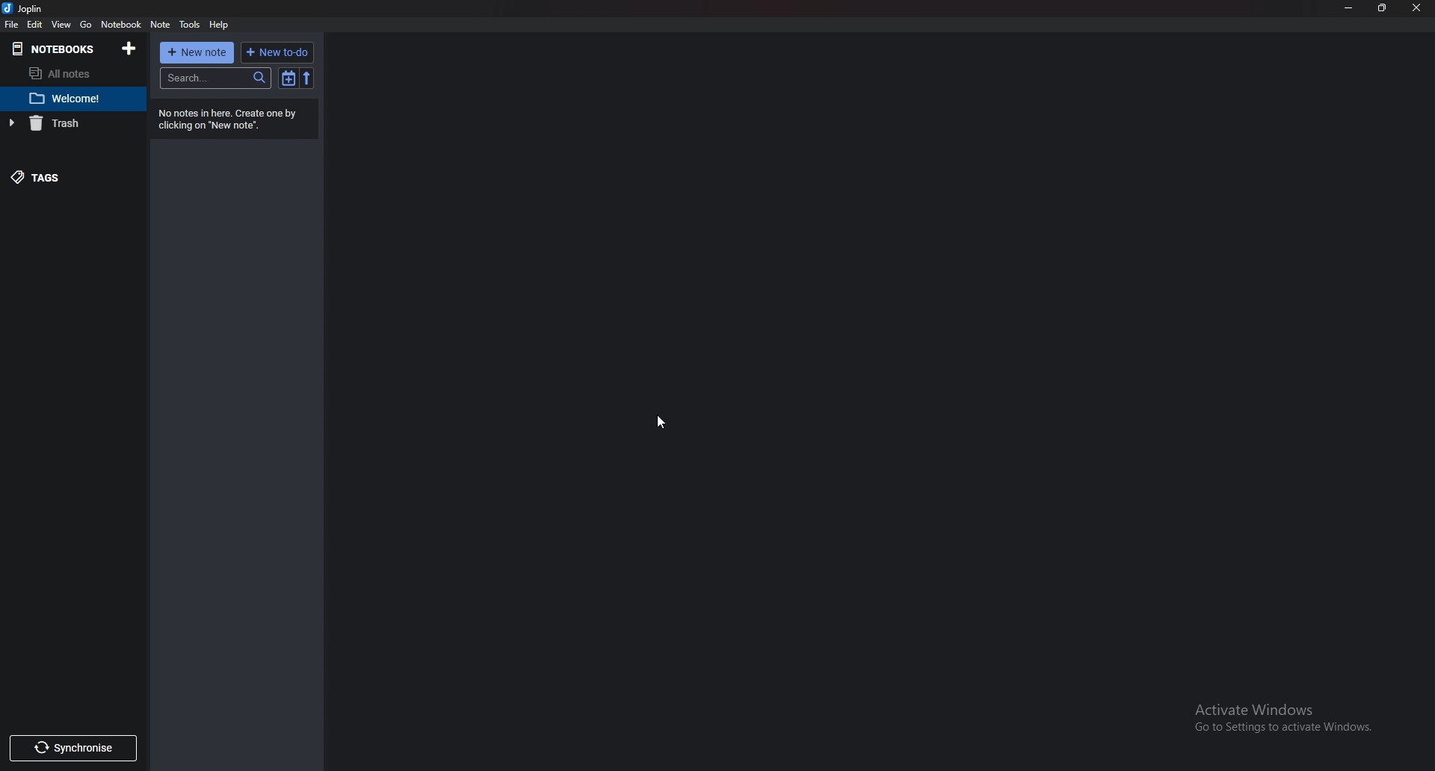 The image size is (1435, 771). Describe the element at coordinates (63, 179) in the screenshot. I see `tags` at that location.